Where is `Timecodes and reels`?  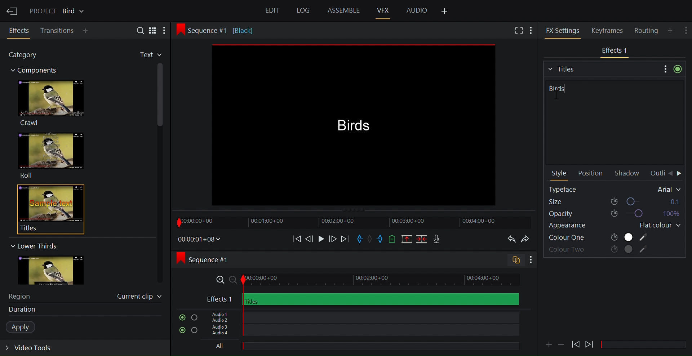 Timecodes and reels is located at coordinates (200, 239).